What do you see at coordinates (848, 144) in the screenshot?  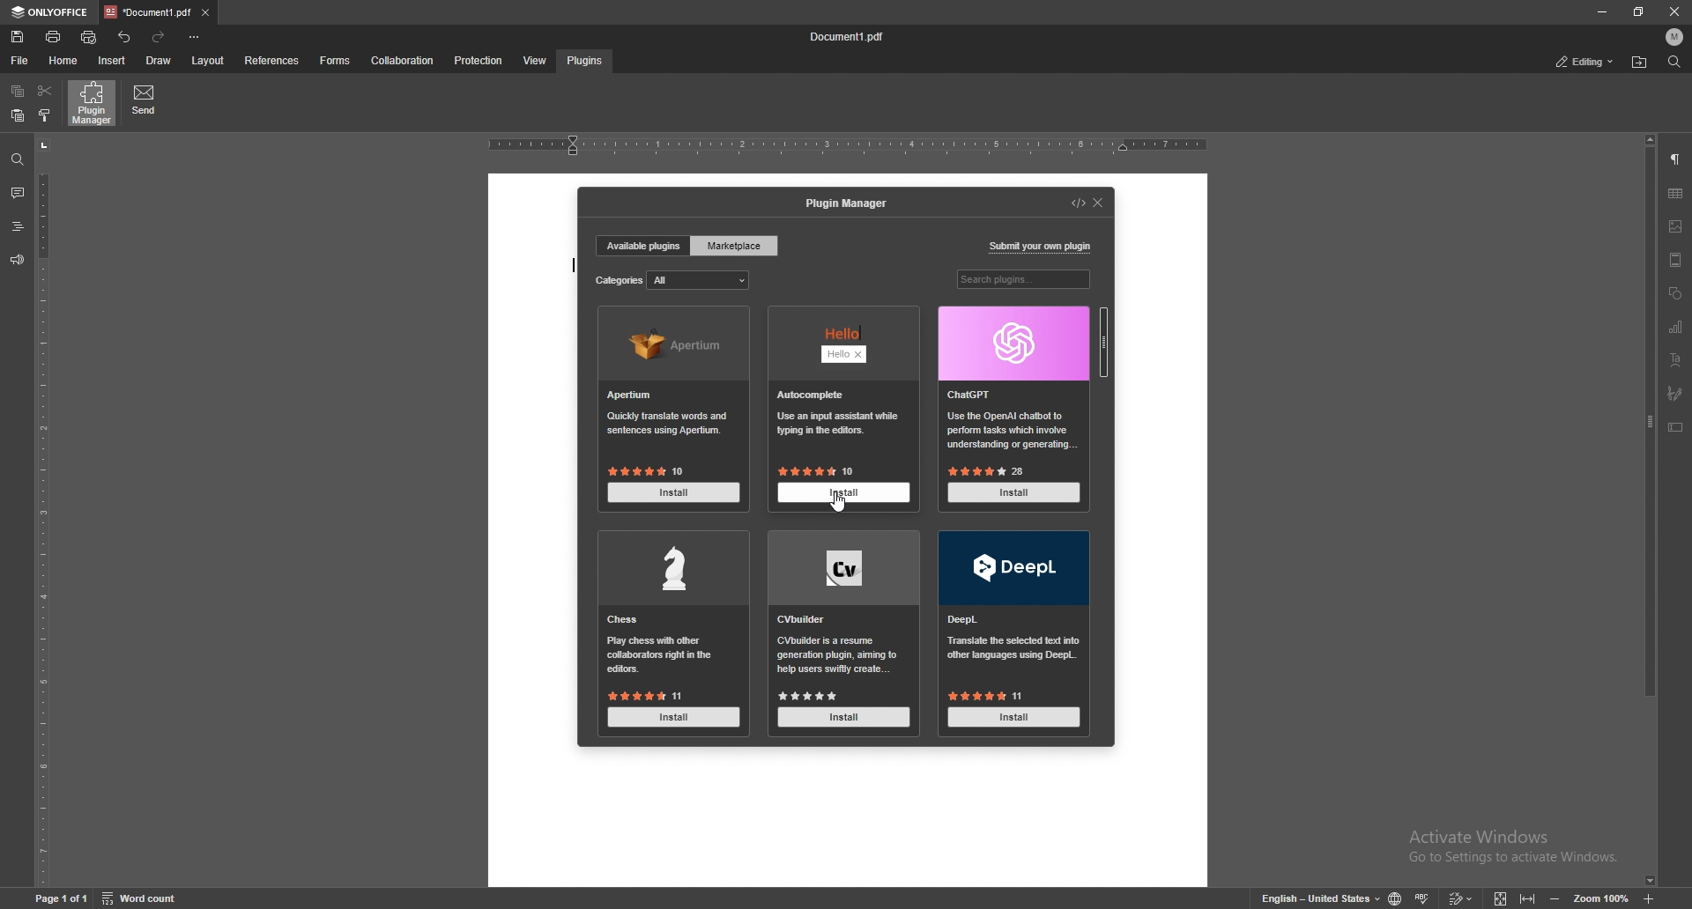 I see `horizontal rule` at bounding box center [848, 144].